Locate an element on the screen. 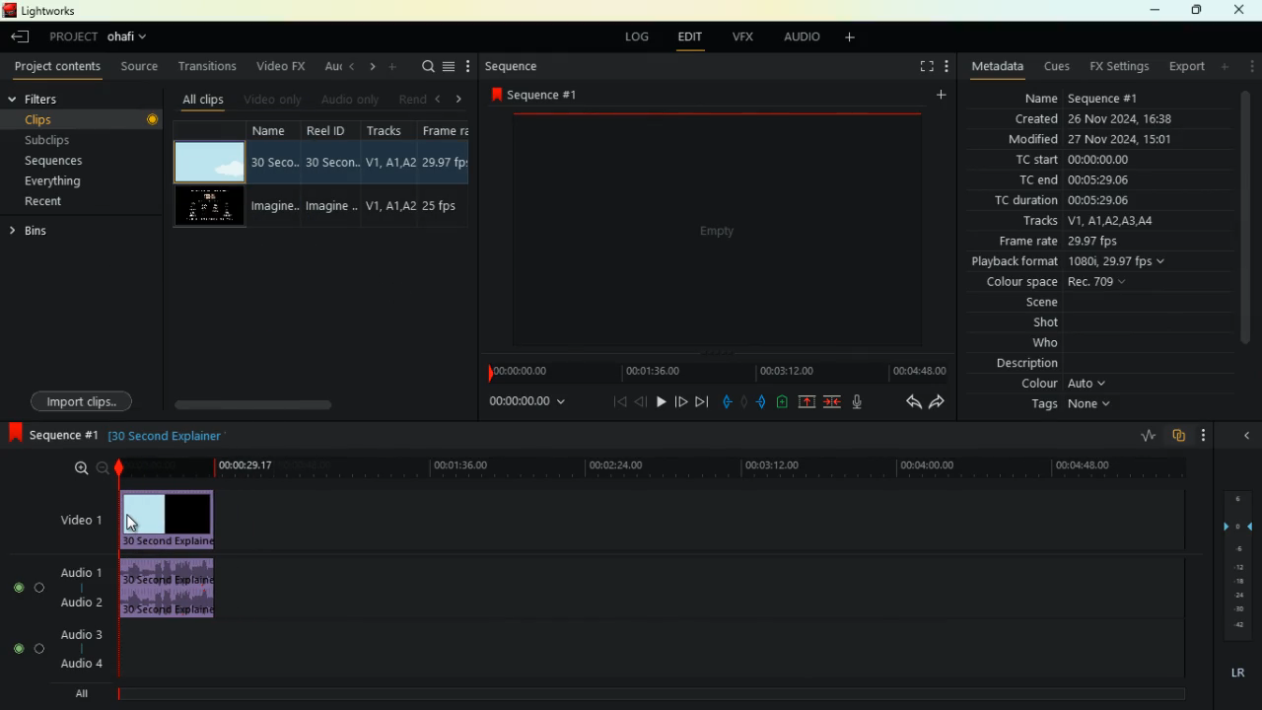 The width and height of the screenshot is (1262, 710). rate is located at coordinates (1146, 434).